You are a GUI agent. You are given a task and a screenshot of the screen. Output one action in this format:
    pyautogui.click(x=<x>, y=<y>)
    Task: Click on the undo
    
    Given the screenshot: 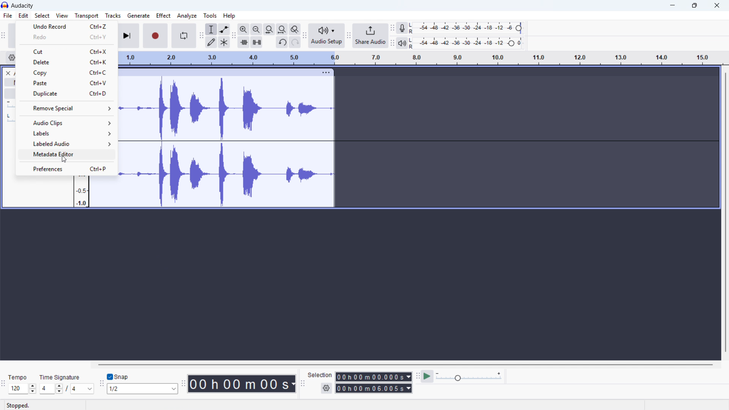 What is the action you would take?
    pyautogui.click(x=282, y=43)
    